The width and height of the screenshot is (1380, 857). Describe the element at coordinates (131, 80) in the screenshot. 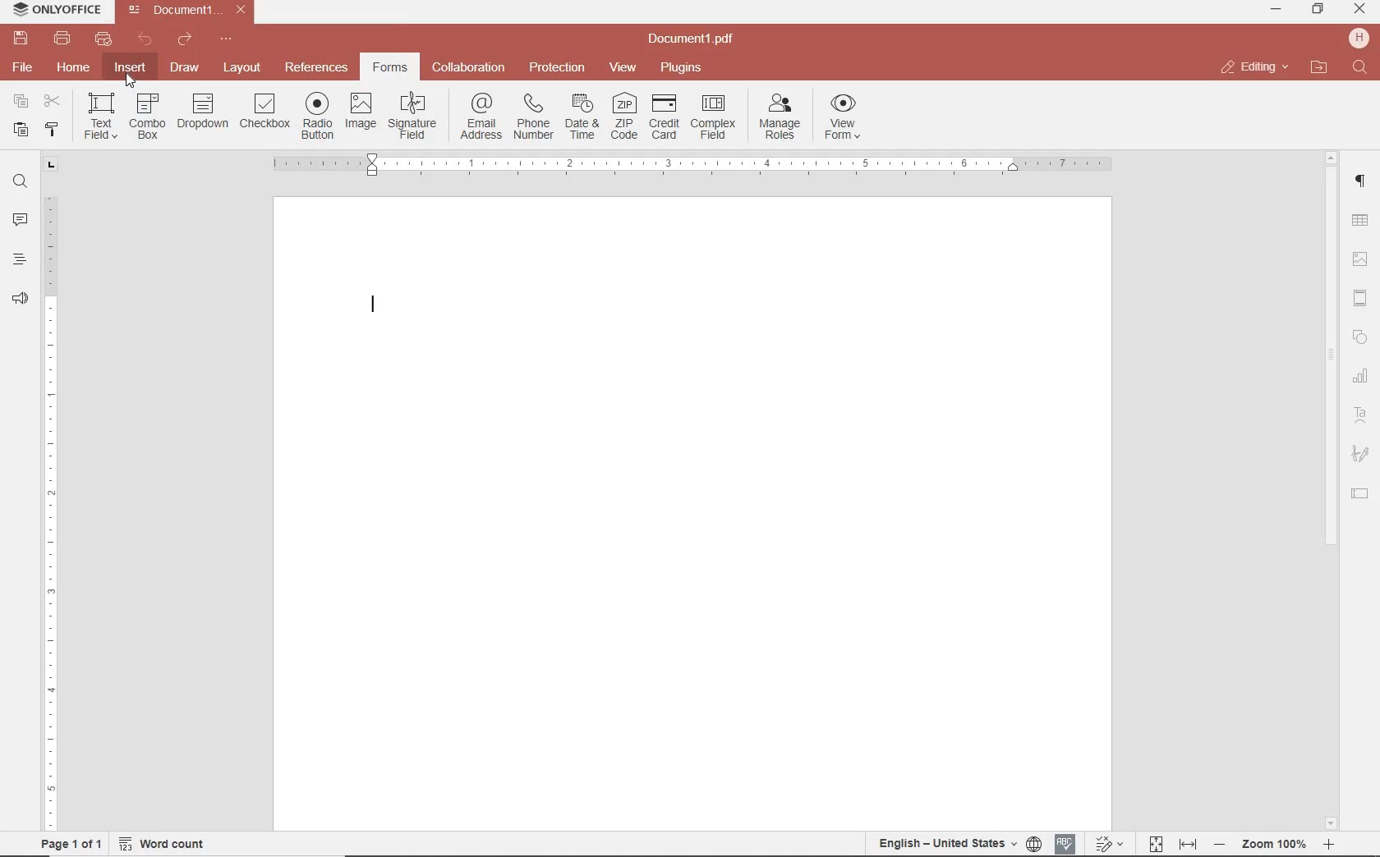

I see `cursor` at that location.